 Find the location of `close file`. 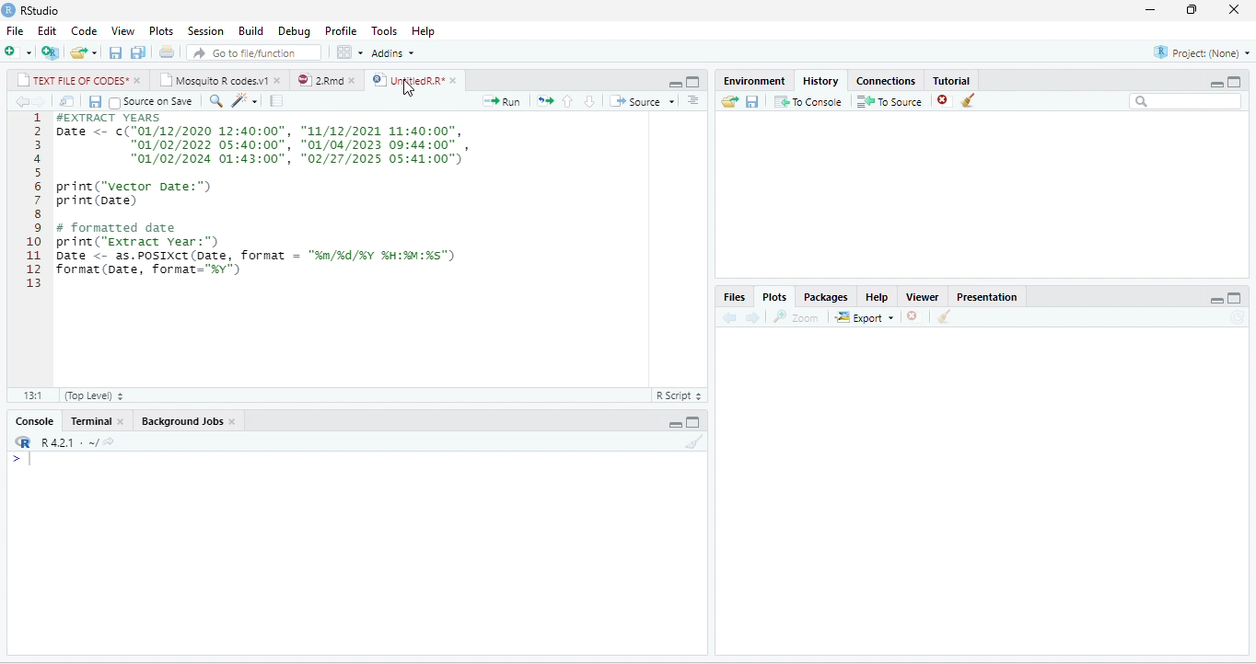

close file is located at coordinates (917, 316).